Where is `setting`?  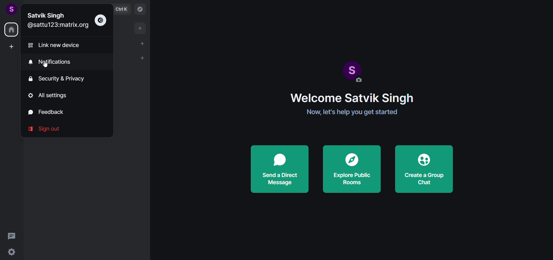
setting is located at coordinates (14, 251).